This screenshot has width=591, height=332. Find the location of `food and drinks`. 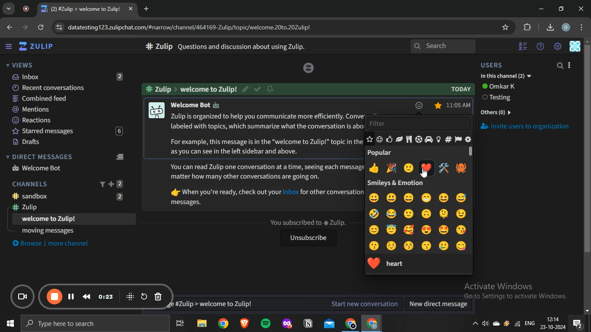

food and drinks is located at coordinates (409, 140).